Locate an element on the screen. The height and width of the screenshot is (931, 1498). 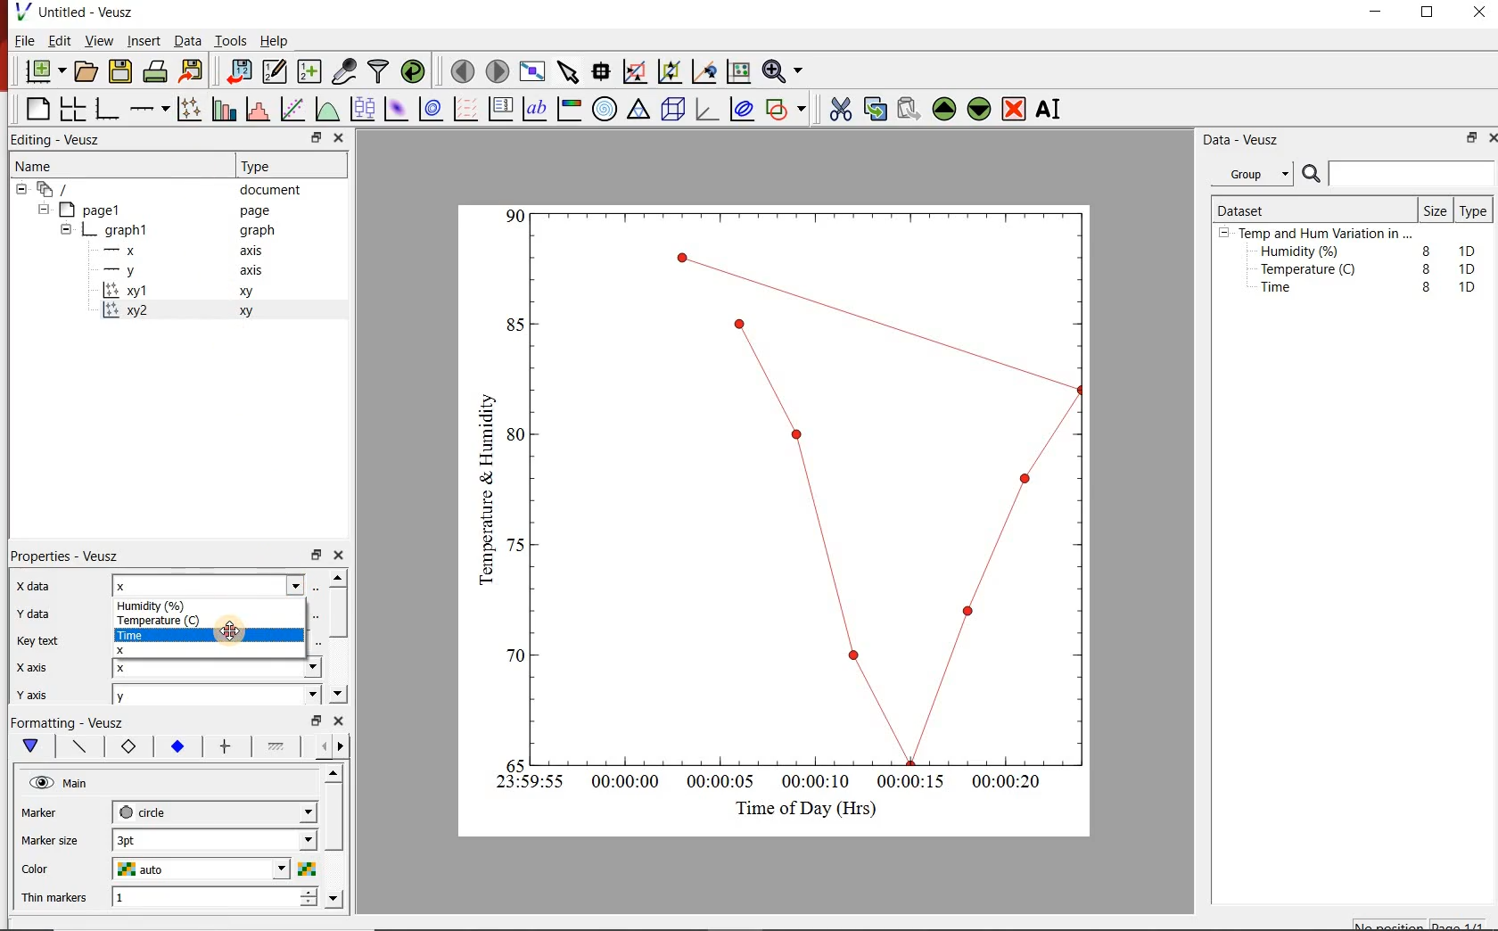
add a shape to the plot is located at coordinates (790, 111).